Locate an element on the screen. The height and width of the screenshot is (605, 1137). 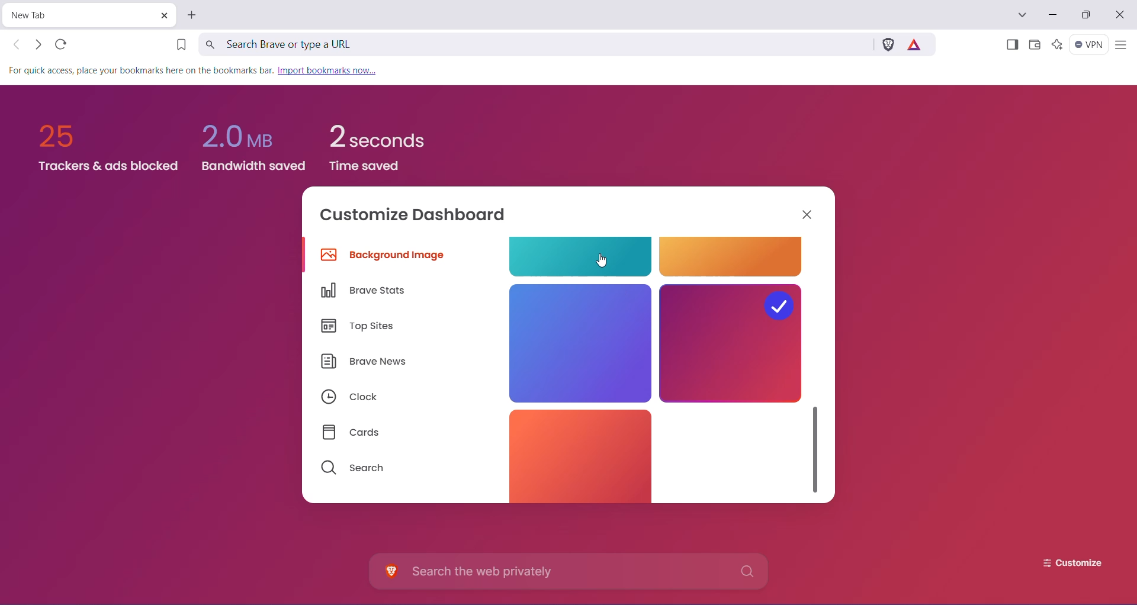
Leo AI is located at coordinates (1056, 44).